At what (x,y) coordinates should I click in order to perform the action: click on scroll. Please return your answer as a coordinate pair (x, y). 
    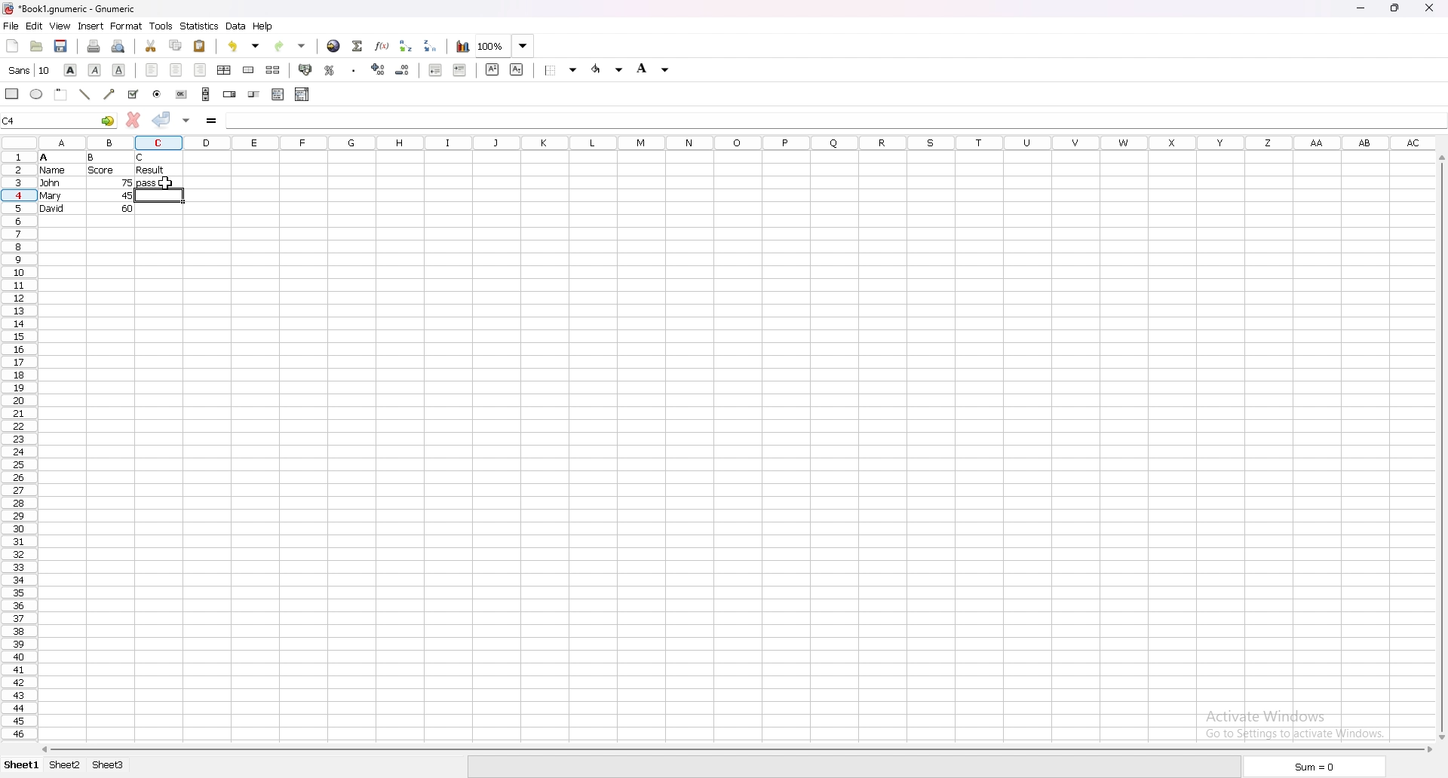
    Looking at the image, I should click on (206, 93).